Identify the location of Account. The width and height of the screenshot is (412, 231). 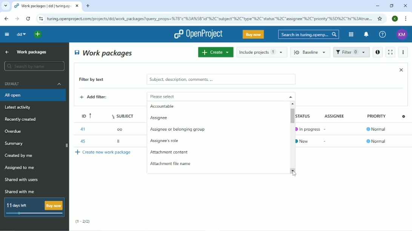
(395, 18).